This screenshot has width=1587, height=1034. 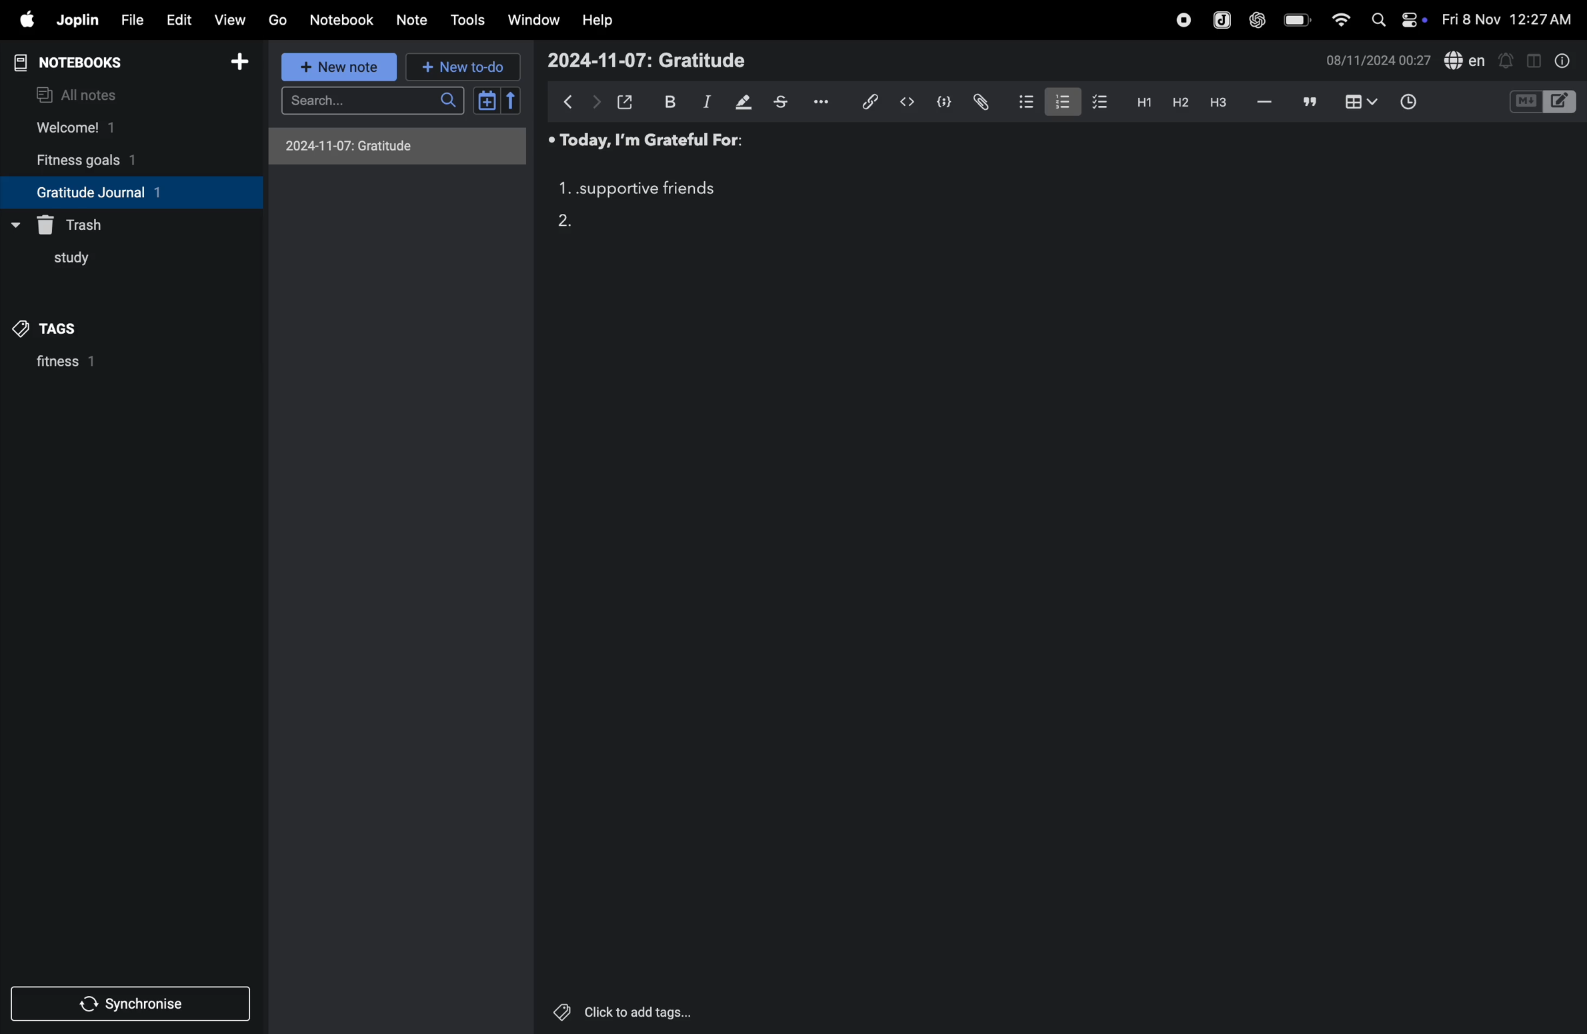 What do you see at coordinates (409, 20) in the screenshot?
I see `note` at bounding box center [409, 20].